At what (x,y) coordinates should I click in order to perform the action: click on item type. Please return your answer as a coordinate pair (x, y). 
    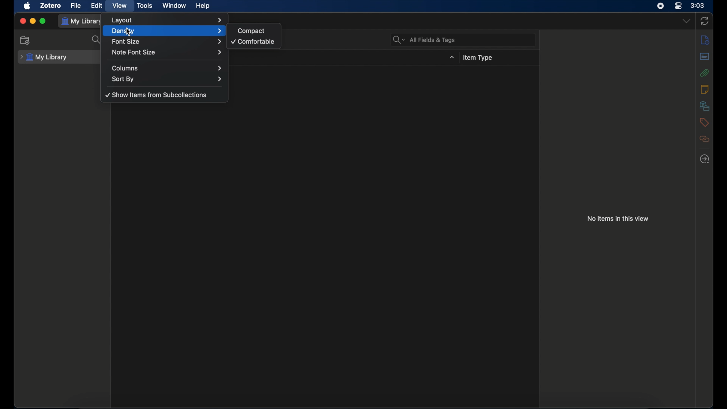
    Looking at the image, I should click on (479, 58).